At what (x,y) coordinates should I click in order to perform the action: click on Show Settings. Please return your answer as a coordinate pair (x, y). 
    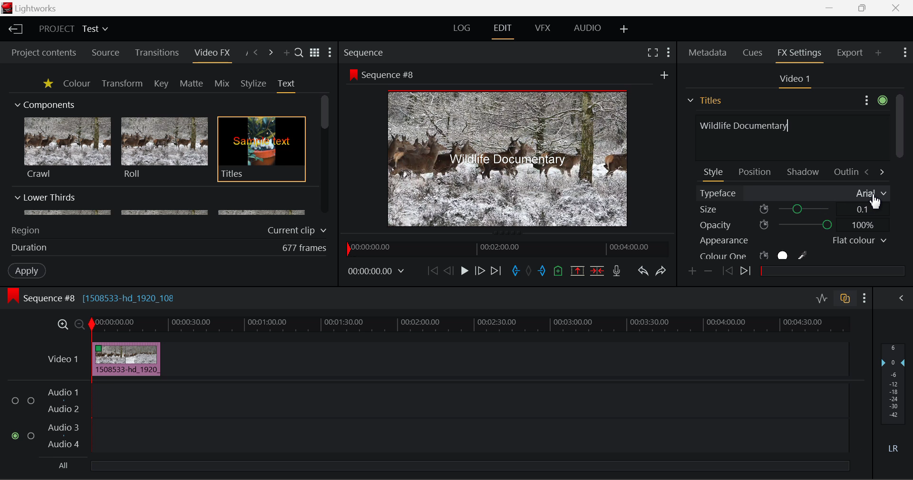
    Looking at the image, I should click on (905, 51).